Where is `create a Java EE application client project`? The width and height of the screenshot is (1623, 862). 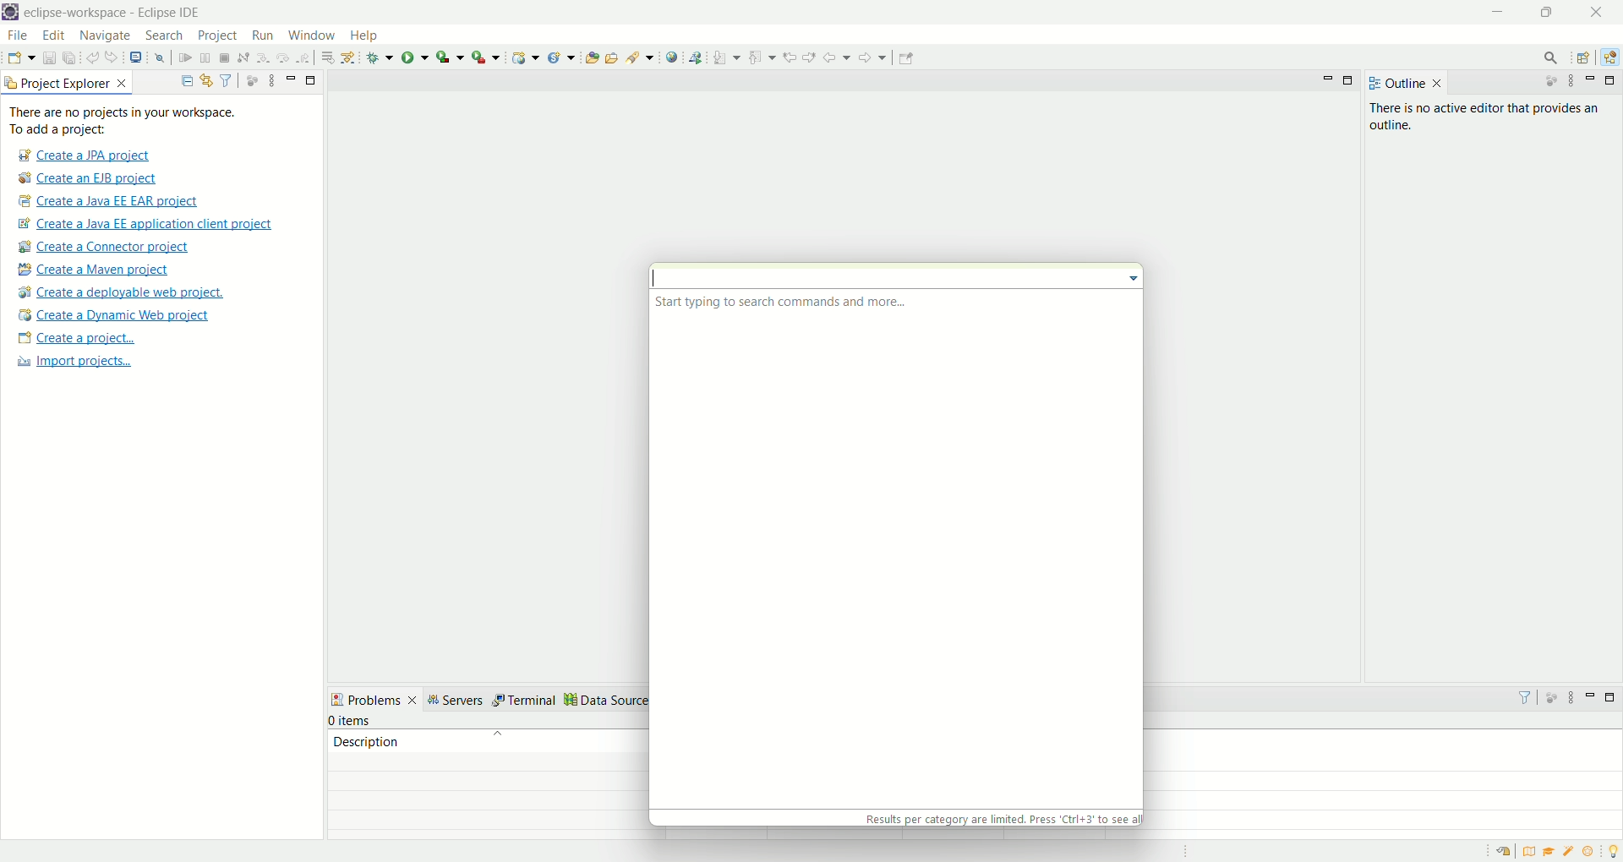 create a Java EE application client project is located at coordinates (151, 226).